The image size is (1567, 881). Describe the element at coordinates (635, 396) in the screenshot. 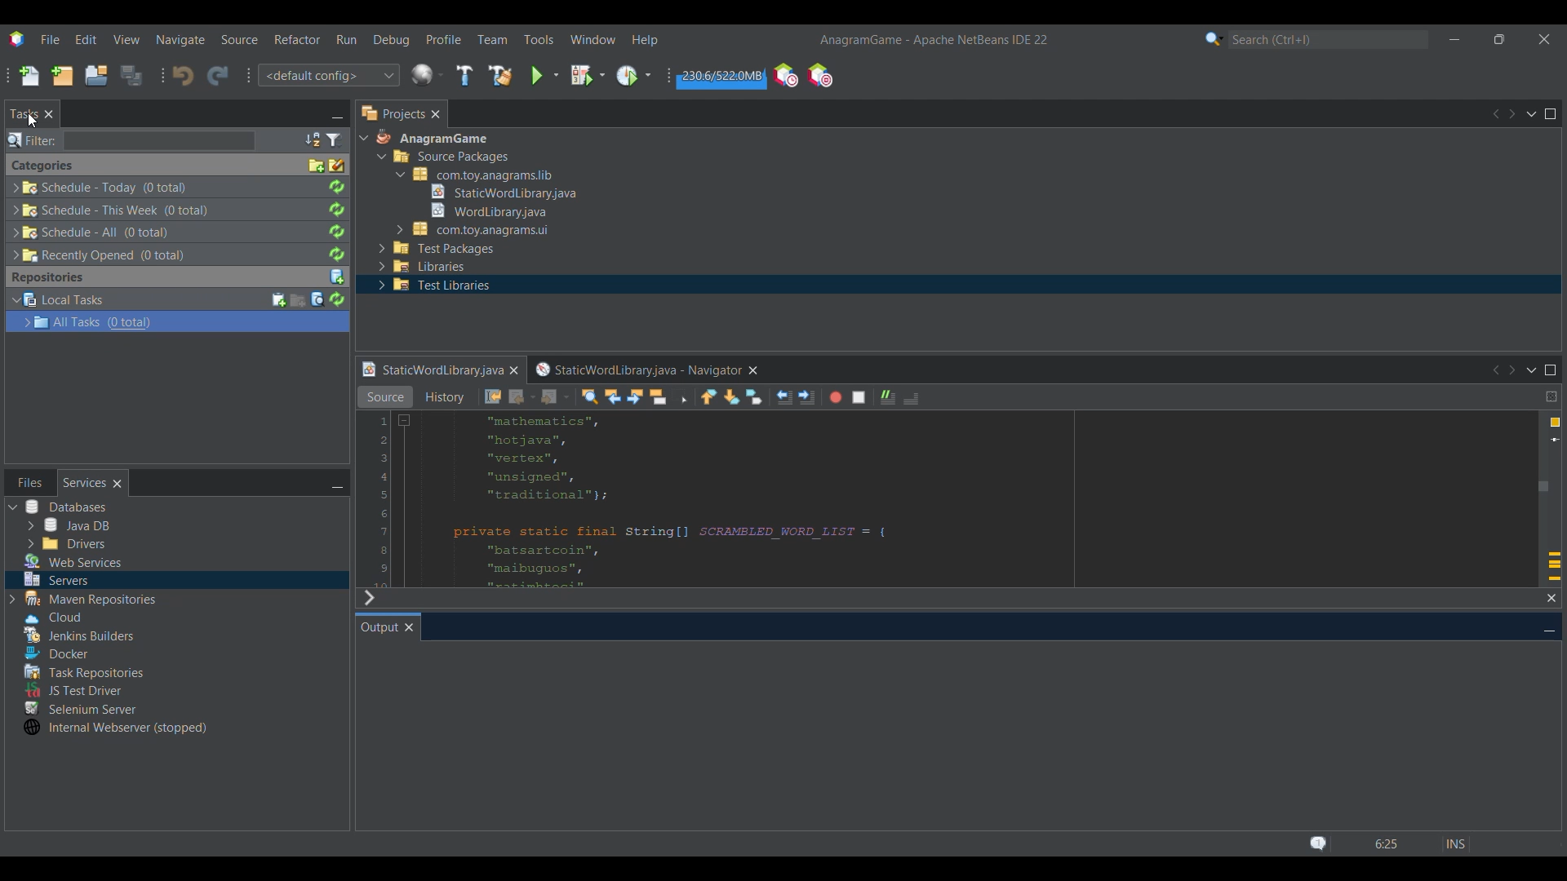

I see `Find next occurrence ` at that location.